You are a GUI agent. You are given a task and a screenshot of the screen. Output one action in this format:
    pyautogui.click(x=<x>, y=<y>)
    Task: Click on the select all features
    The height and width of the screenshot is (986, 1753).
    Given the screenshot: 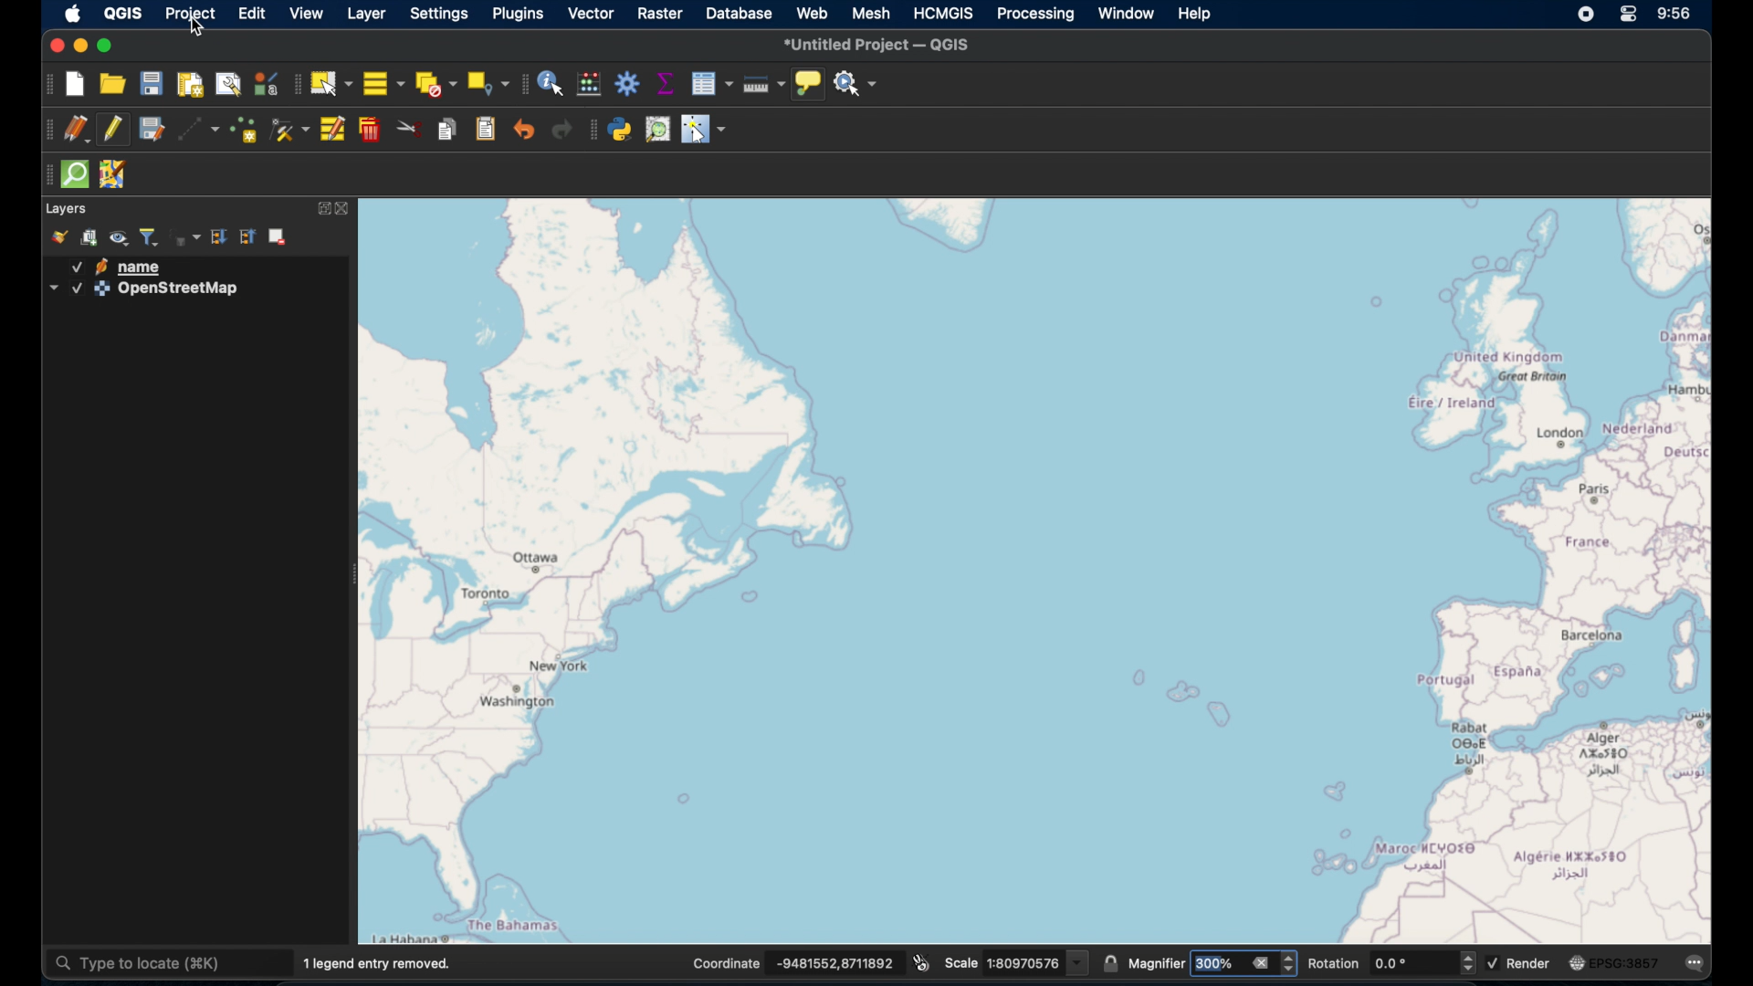 What is the action you would take?
    pyautogui.click(x=383, y=85)
    